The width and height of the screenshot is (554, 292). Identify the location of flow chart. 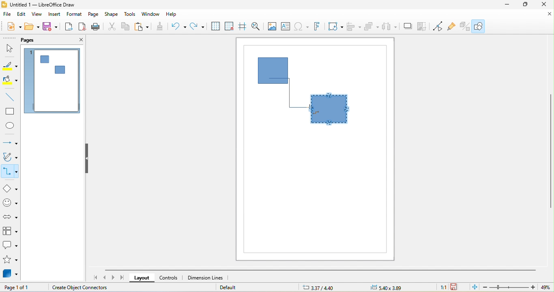
(11, 231).